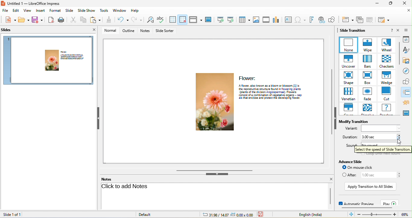 The height and width of the screenshot is (218, 412). I want to click on slide transition, so click(353, 30).